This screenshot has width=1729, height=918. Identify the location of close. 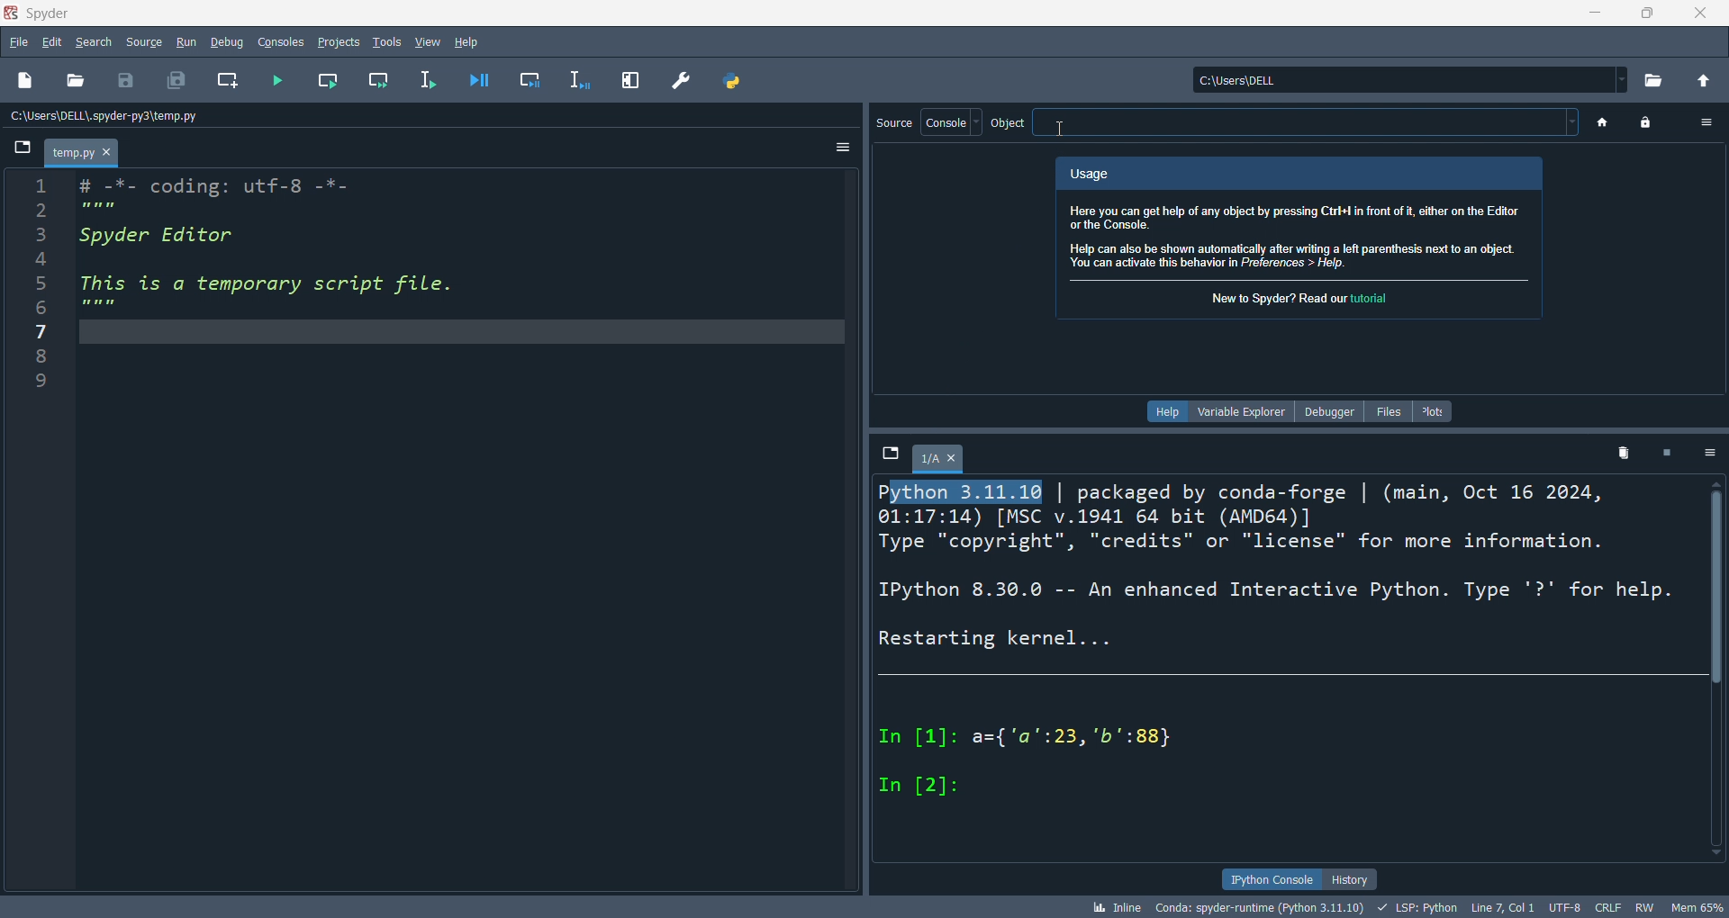
(1701, 13).